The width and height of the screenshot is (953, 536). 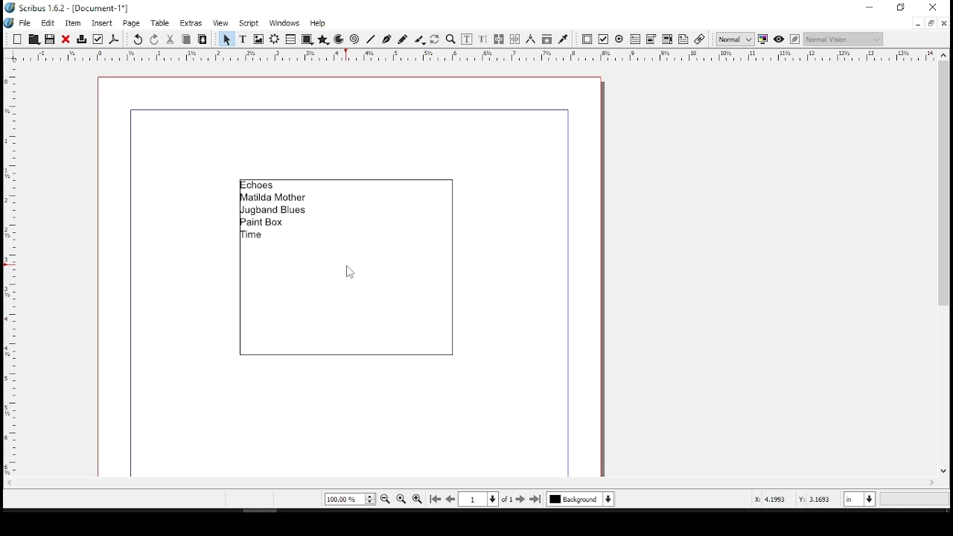 What do you see at coordinates (619, 39) in the screenshot?
I see `PDF radio button` at bounding box center [619, 39].